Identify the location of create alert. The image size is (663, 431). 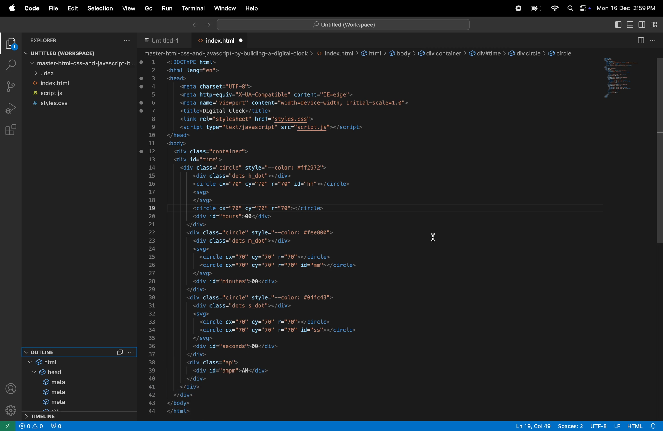
(25, 426).